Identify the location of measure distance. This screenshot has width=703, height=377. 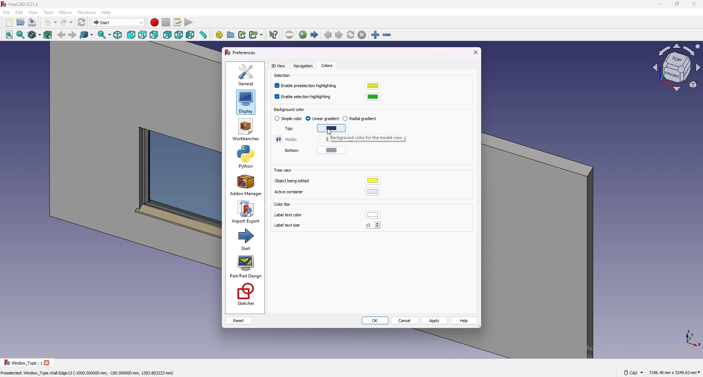
(204, 35).